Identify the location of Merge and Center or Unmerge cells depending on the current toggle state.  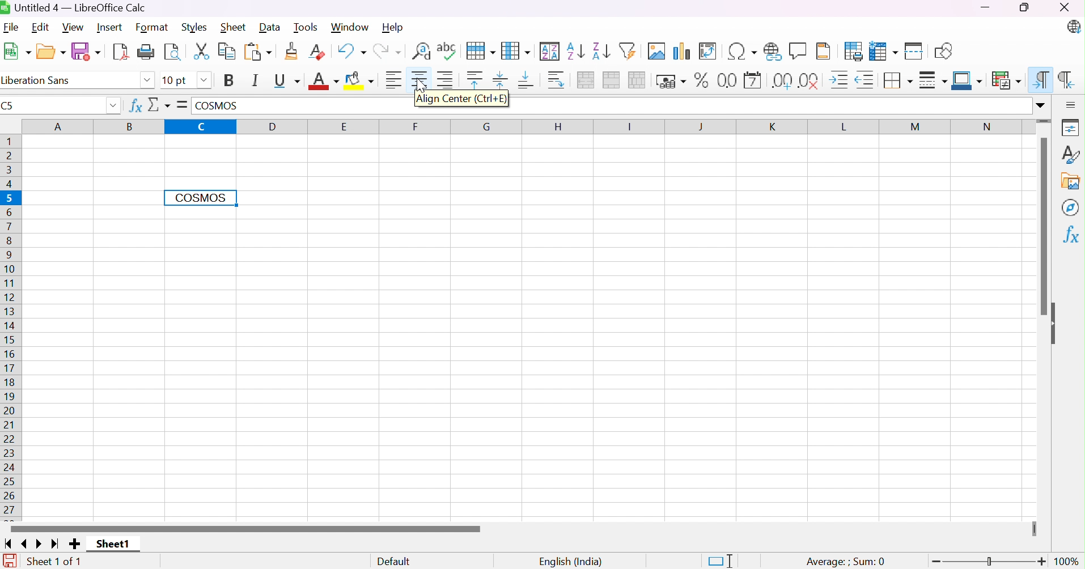
(585, 79).